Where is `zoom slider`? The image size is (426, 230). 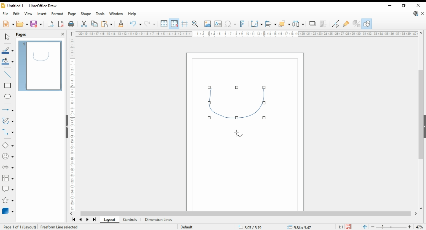
zoom slider is located at coordinates (391, 227).